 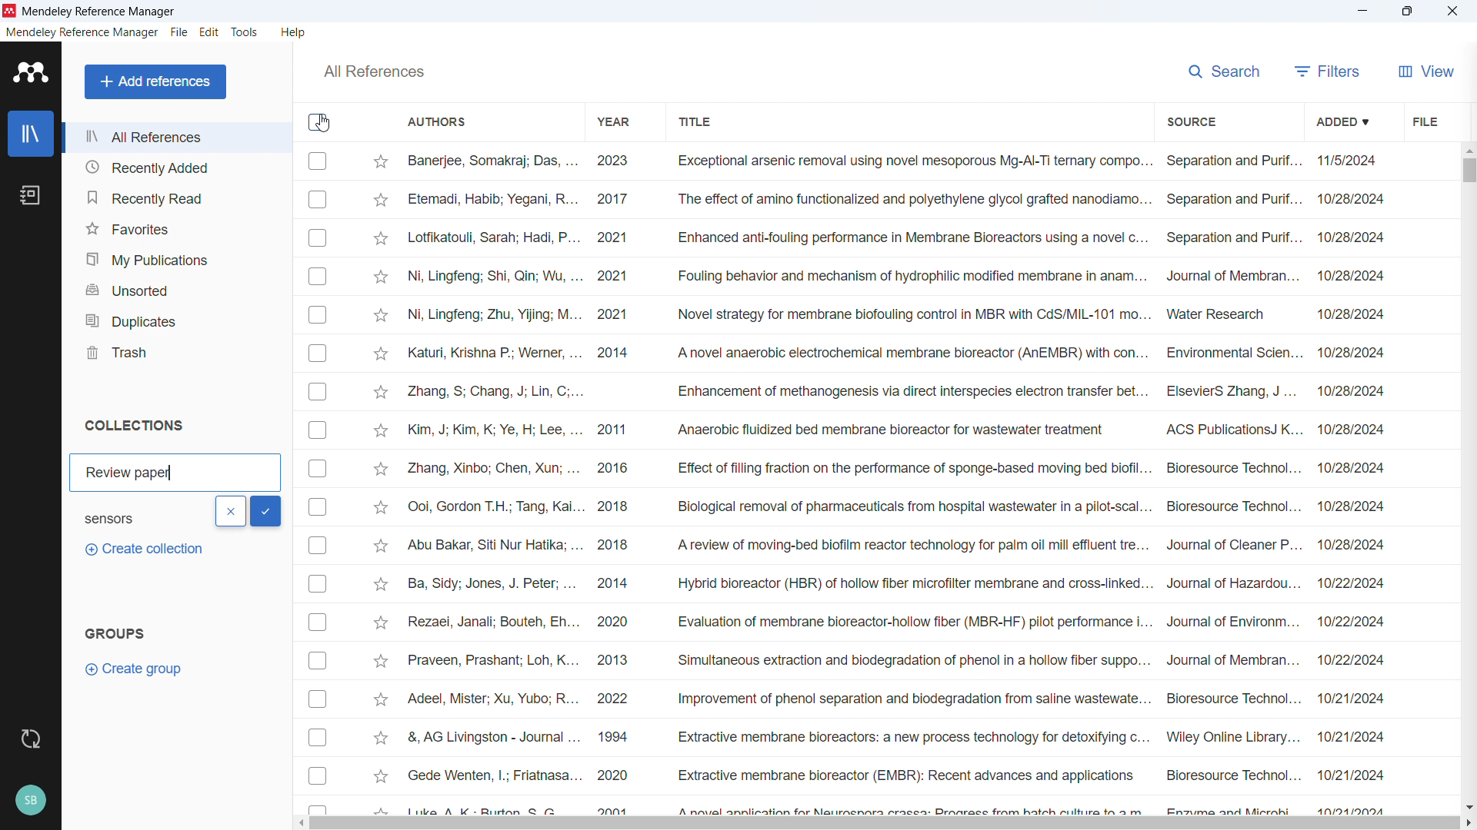 What do you see at coordinates (380, 776) in the screenshot?
I see `Star mark respective publication` at bounding box center [380, 776].